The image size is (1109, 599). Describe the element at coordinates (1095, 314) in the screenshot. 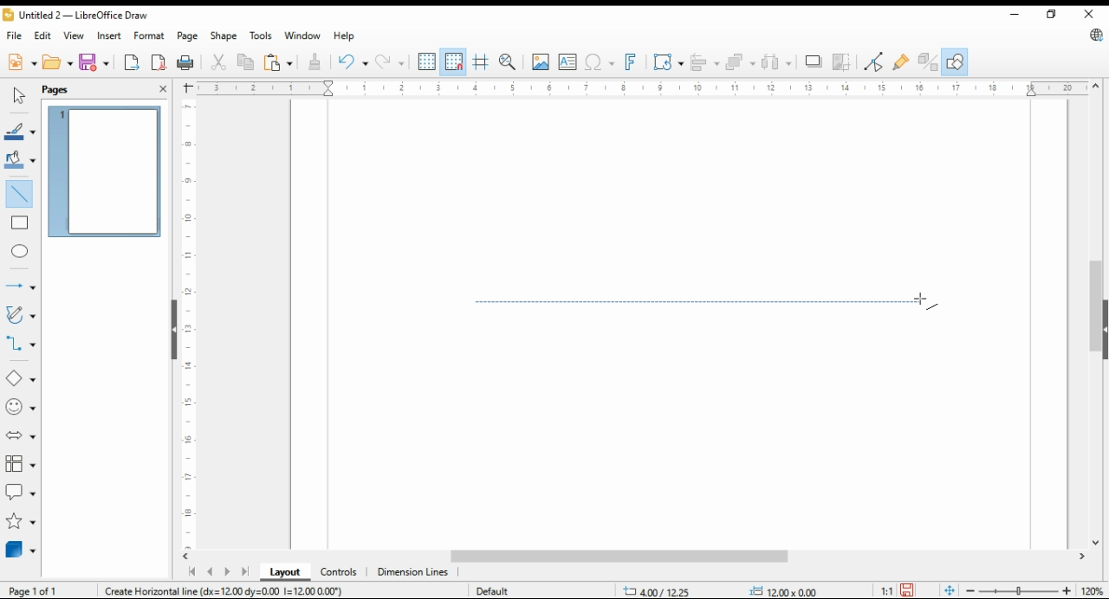

I see `scroll bar` at that location.